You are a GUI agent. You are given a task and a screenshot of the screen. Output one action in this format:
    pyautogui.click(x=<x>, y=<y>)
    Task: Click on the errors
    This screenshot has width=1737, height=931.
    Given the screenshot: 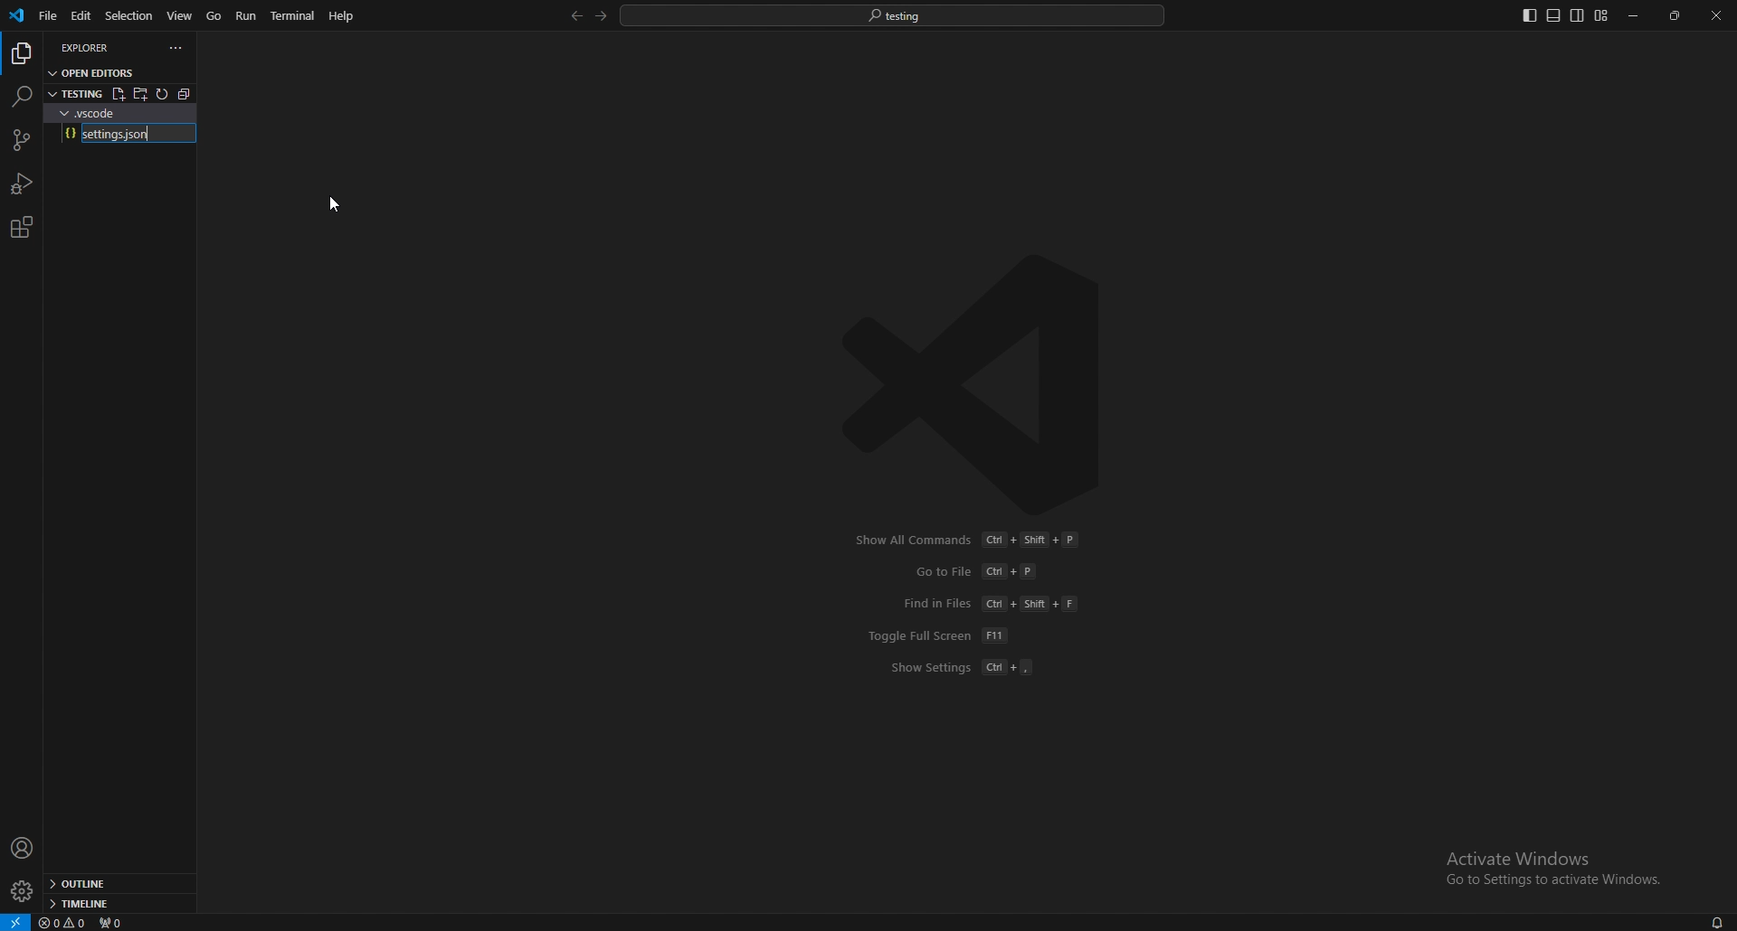 What is the action you would take?
    pyautogui.click(x=64, y=924)
    